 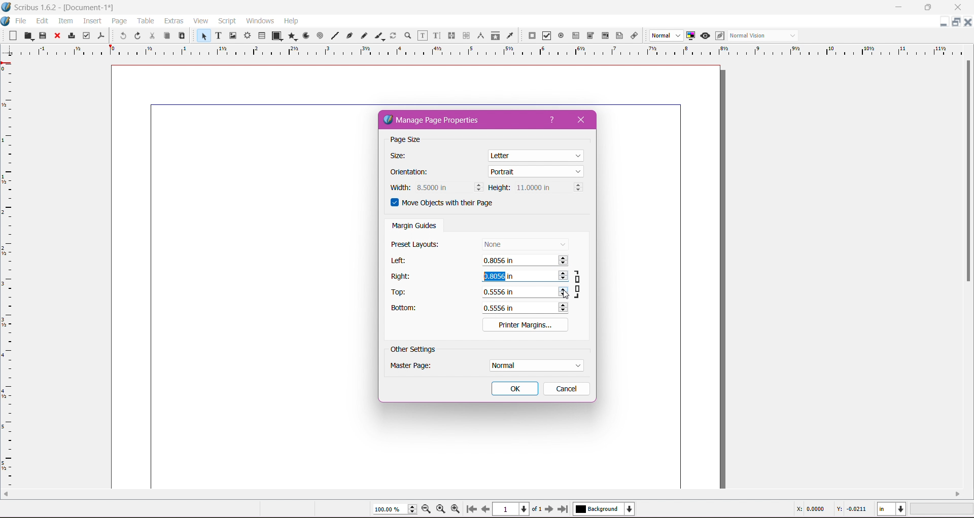 What do you see at coordinates (145, 21) in the screenshot?
I see `Table` at bounding box center [145, 21].